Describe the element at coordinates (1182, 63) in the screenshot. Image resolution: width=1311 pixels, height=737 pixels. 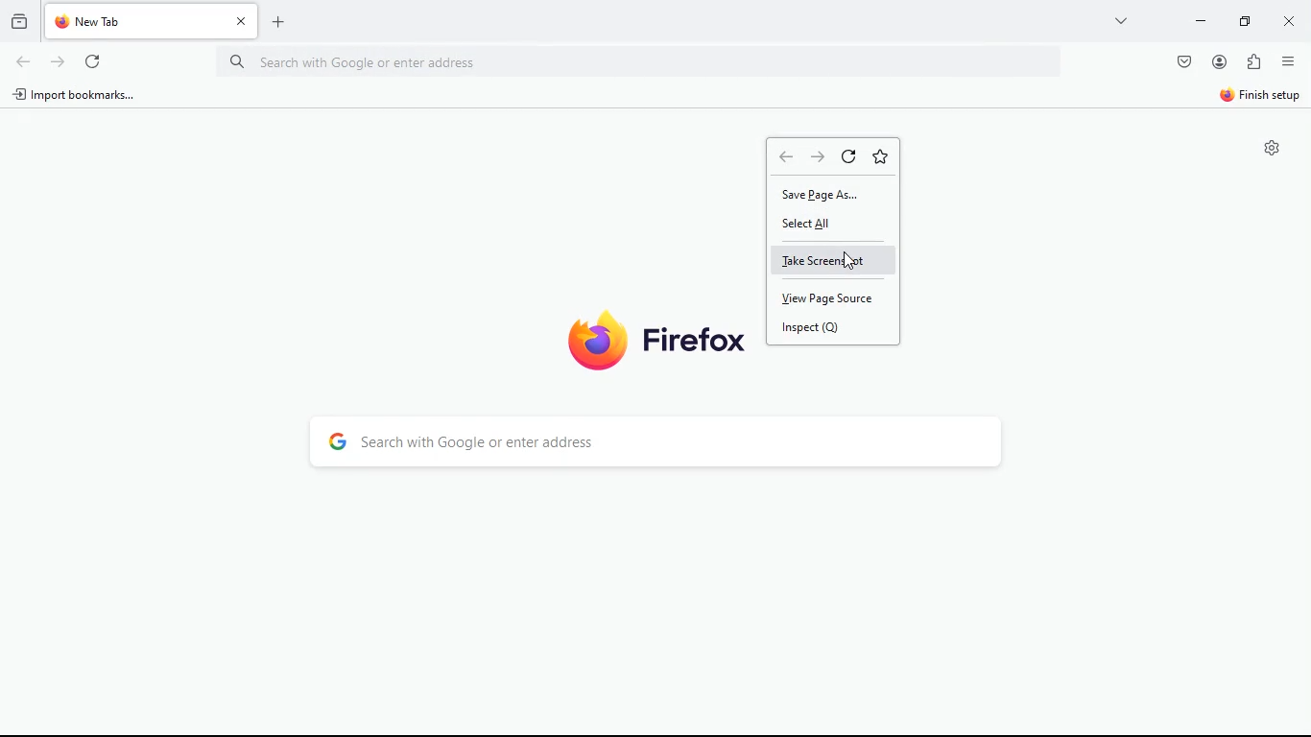
I see `pocket` at that location.